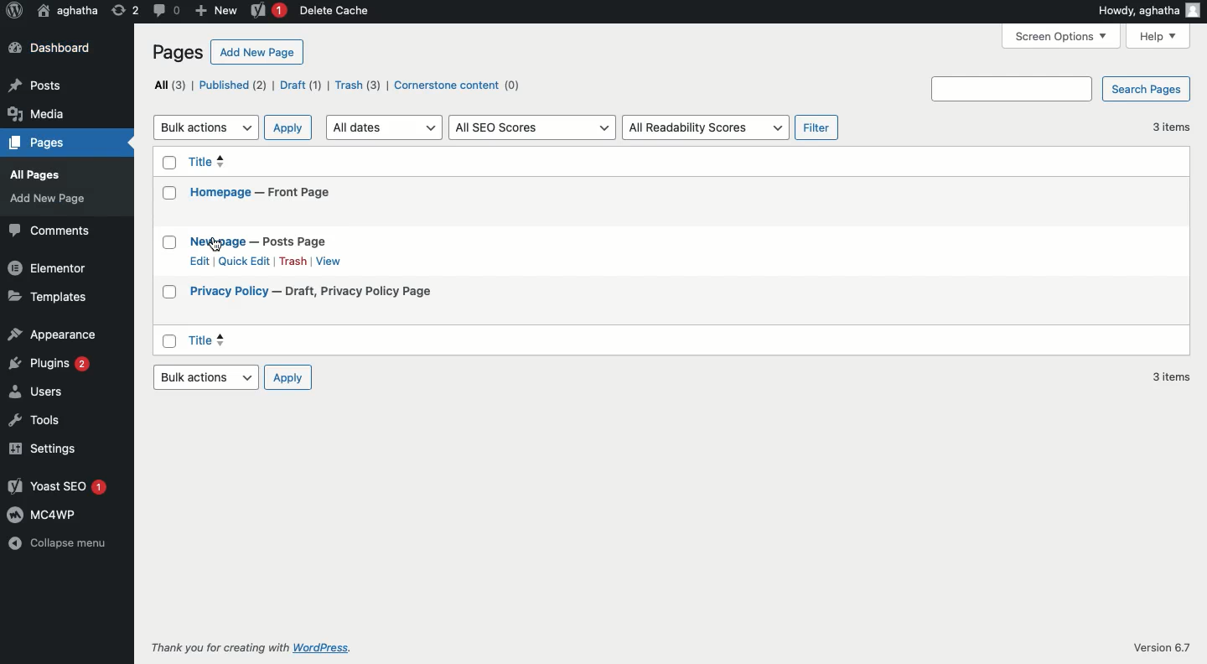 The width and height of the screenshot is (1207, 664). What do you see at coordinates (1161, 646) in the screenshot?
I see `Version 6.7` at bounding box center [1161, 646].